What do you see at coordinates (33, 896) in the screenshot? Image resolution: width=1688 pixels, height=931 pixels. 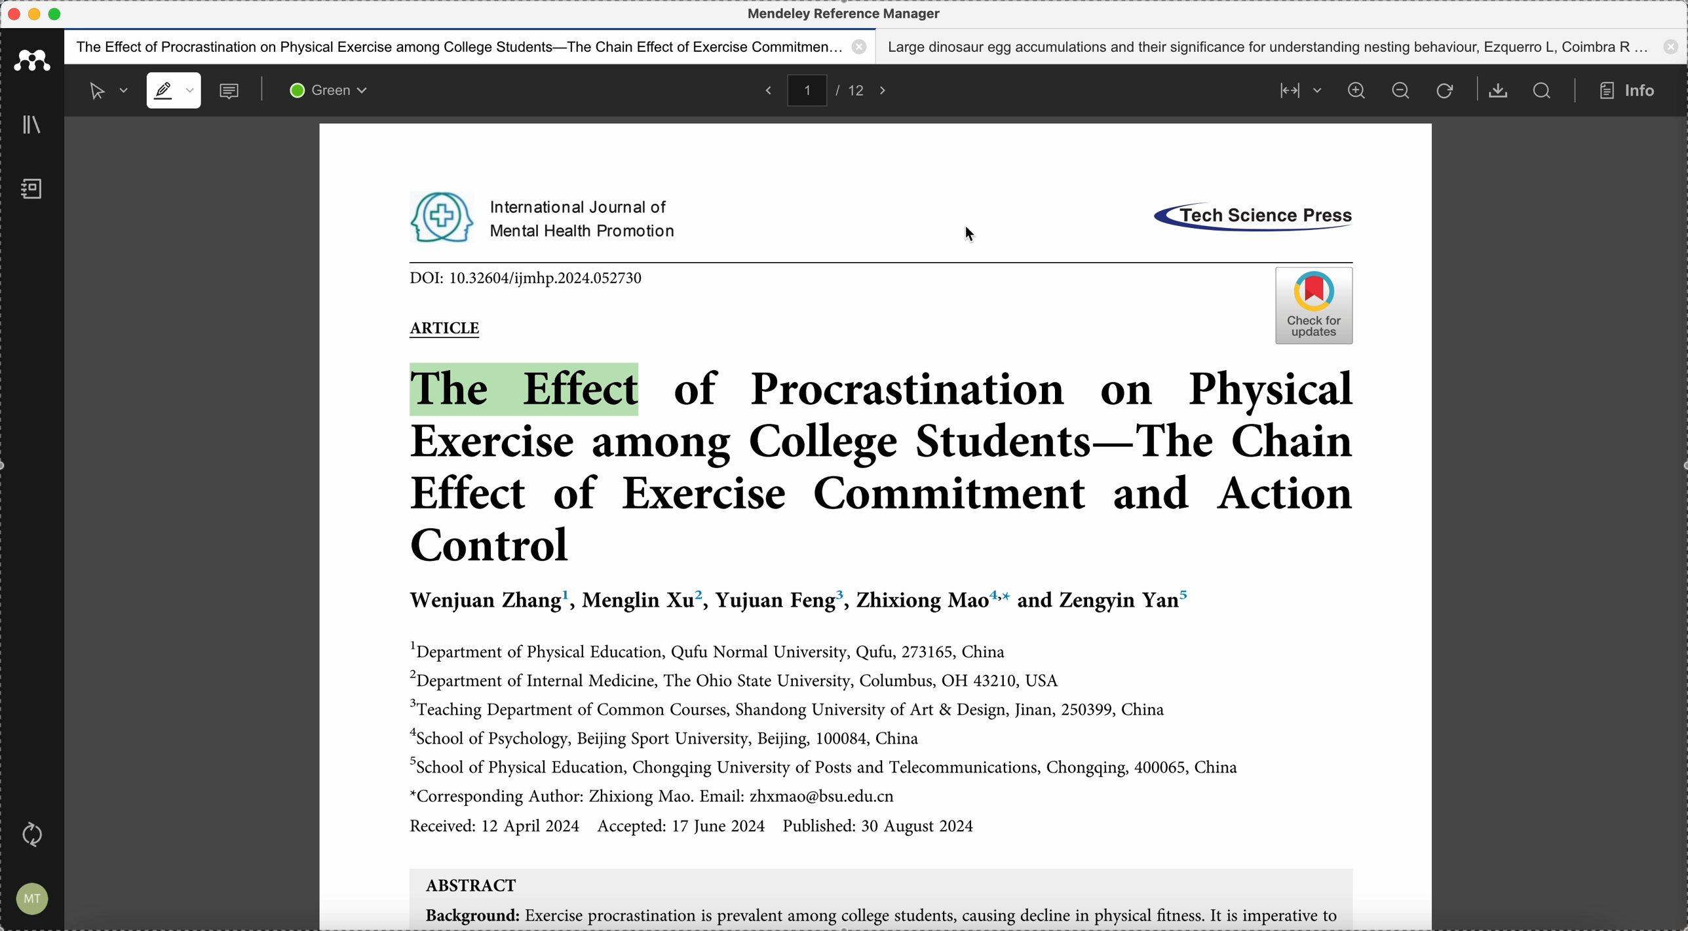 I see `account settings` at bounding box center [33, 896].